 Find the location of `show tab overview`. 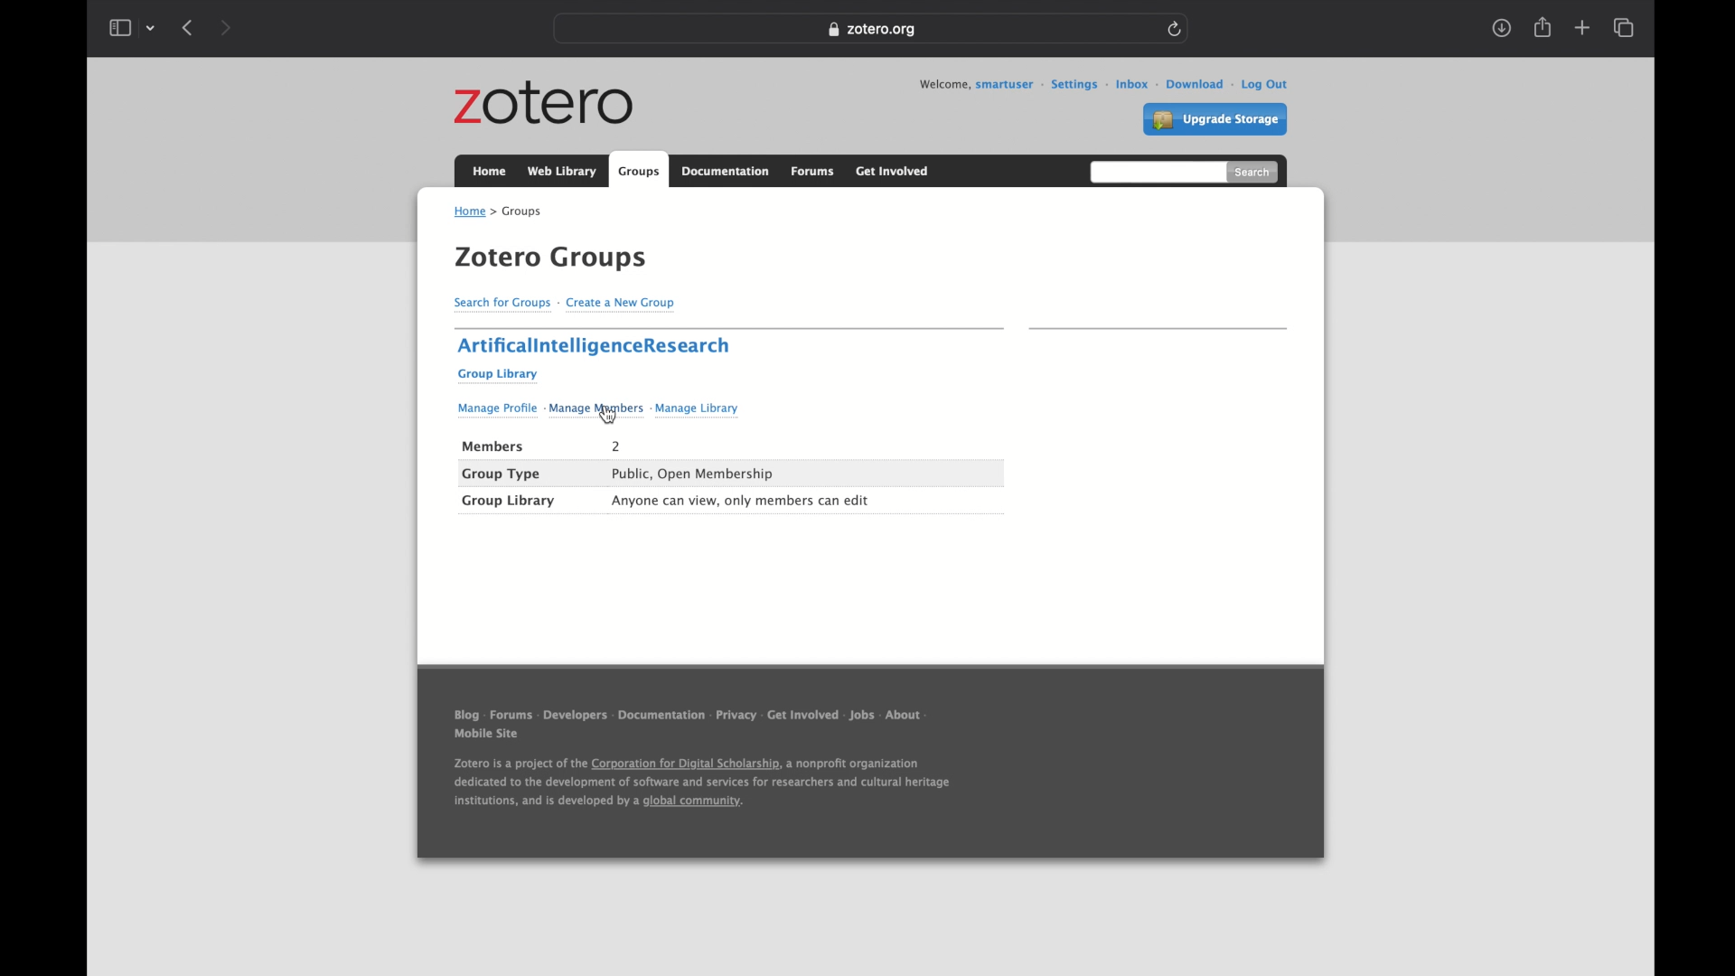

show tab overview is located at coordinates (1626, 28).